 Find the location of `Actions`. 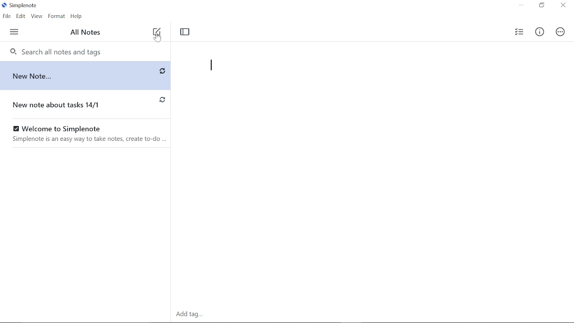

Actions is located at coordinates (559, 32).